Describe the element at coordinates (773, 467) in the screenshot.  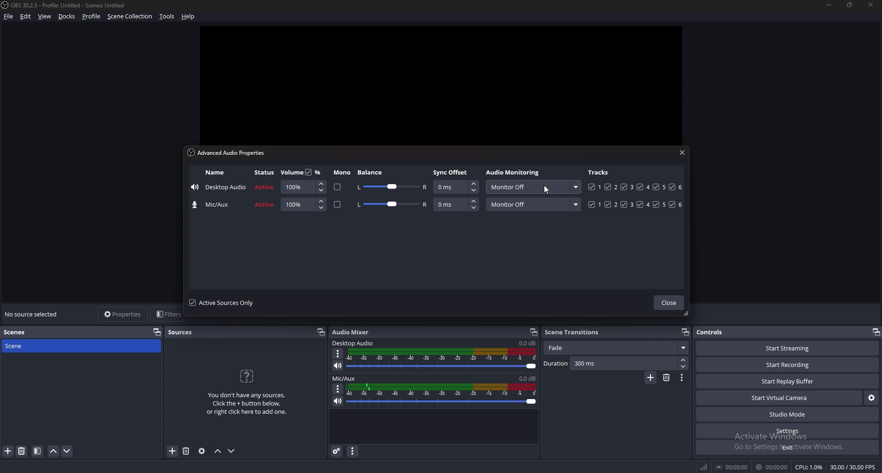
I see ` 00:00:00` at that location.